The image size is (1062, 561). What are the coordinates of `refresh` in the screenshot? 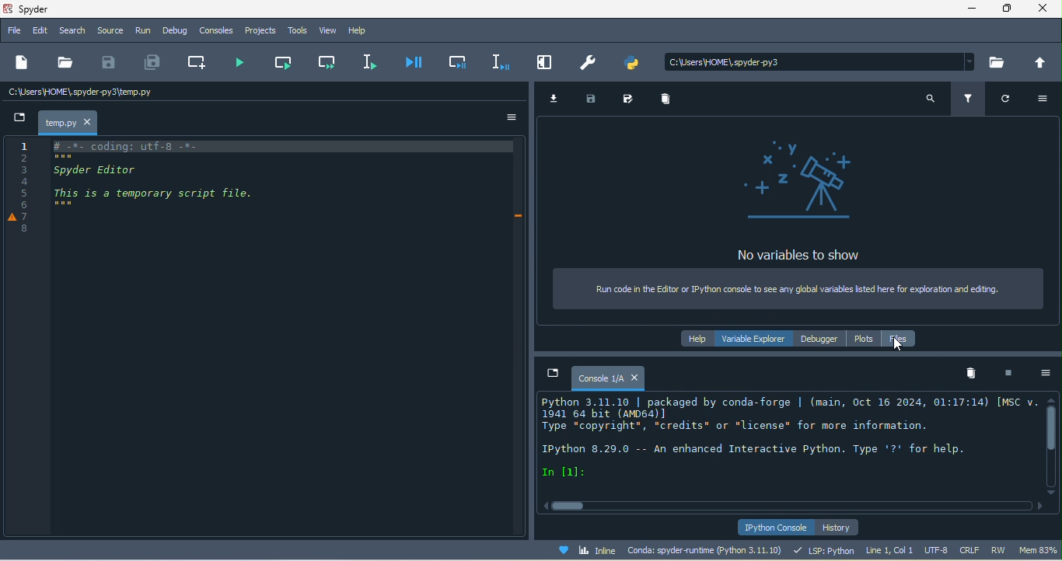 It's located at (1006, 98).